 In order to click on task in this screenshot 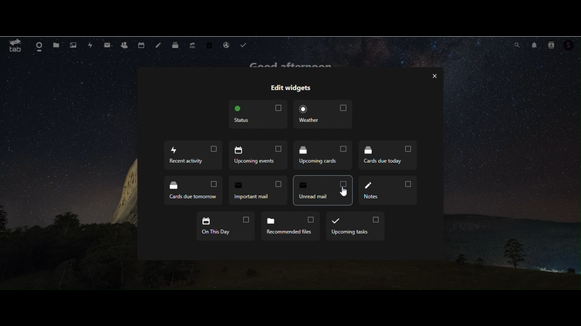, I will do `click(245, 44)`.